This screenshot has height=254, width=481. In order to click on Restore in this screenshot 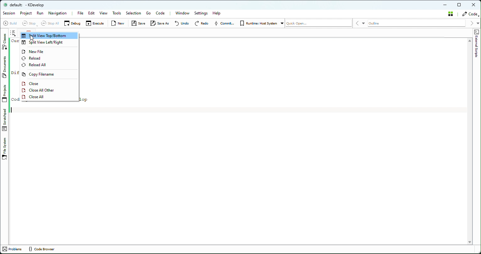, I will do `click(460, 4)`.